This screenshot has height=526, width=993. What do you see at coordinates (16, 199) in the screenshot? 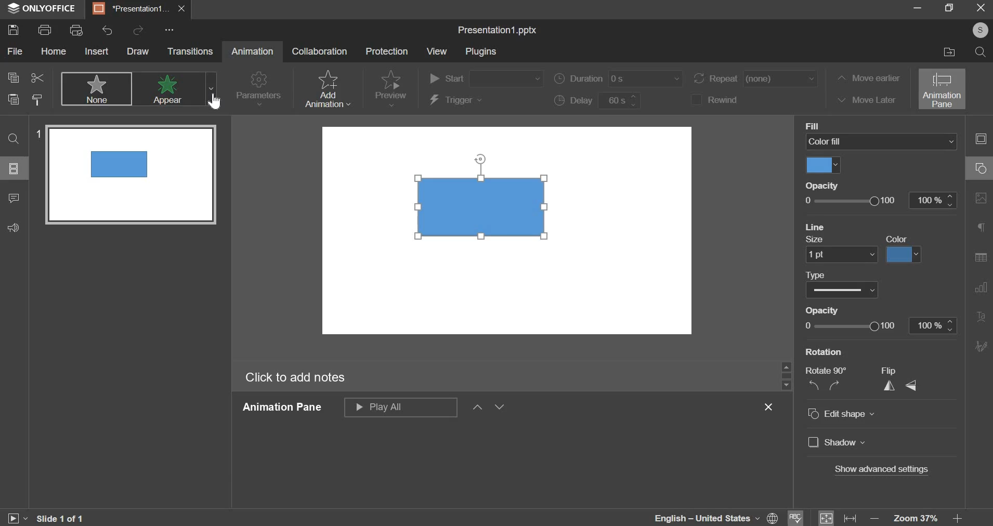
I see `comments` at bounding box center [16, 199].